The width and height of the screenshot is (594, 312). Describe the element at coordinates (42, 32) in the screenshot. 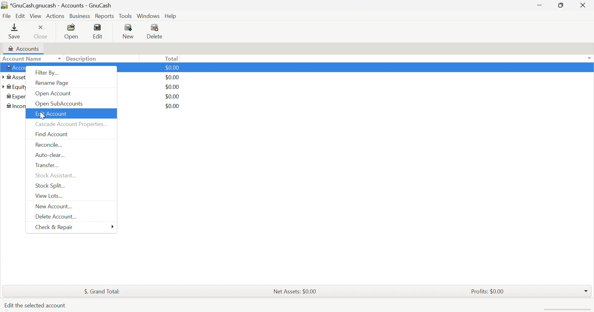

I see `Close` at that location.